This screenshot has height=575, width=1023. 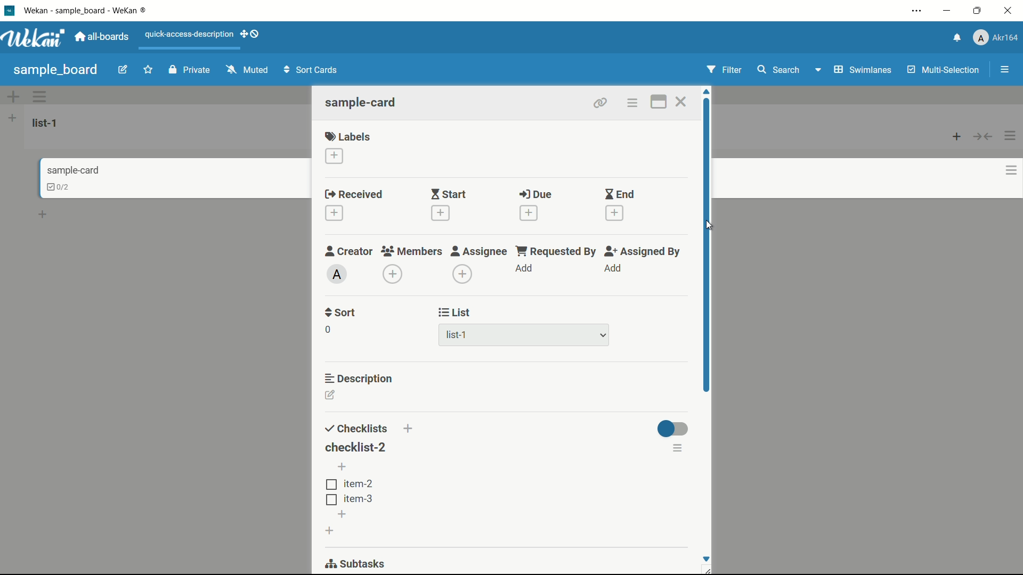 What do you see at coordinates (149, 71) in the screenshot?
I see `star this board` at bounding box center [149, 71].